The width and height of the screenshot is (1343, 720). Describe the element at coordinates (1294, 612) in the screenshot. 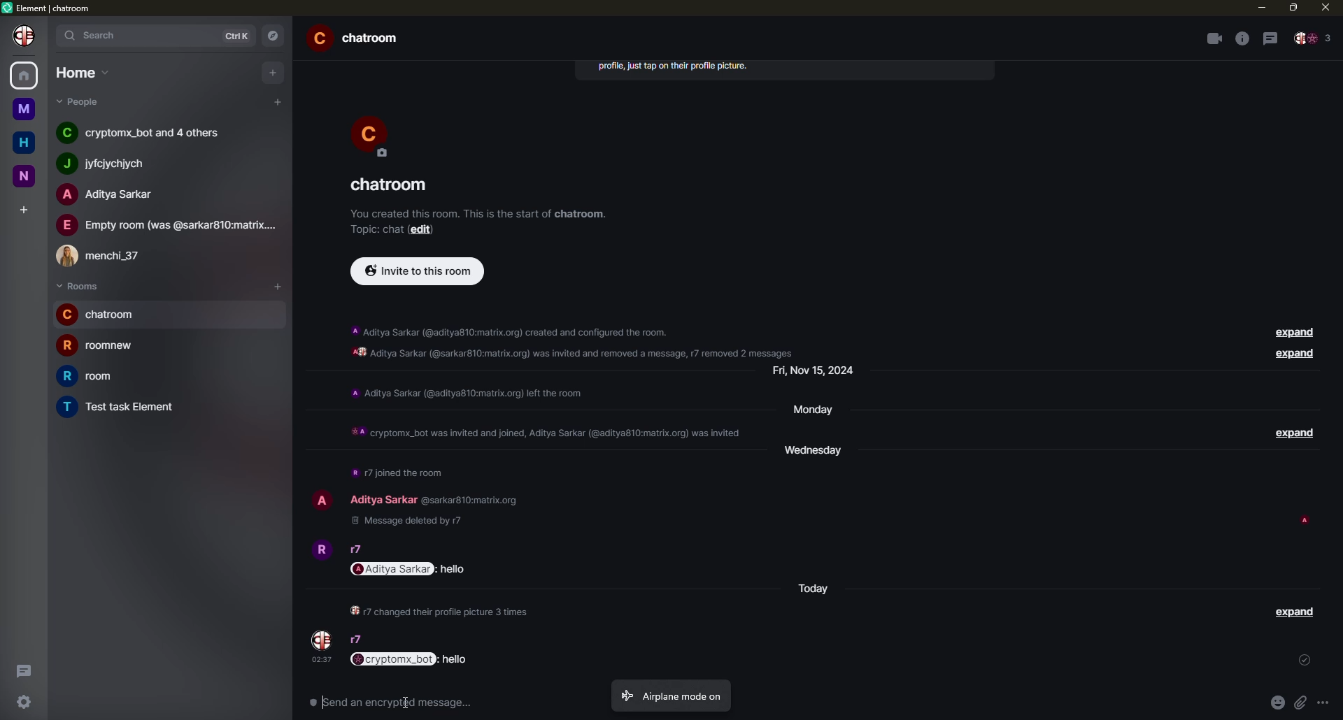

I see `expand` at that location.